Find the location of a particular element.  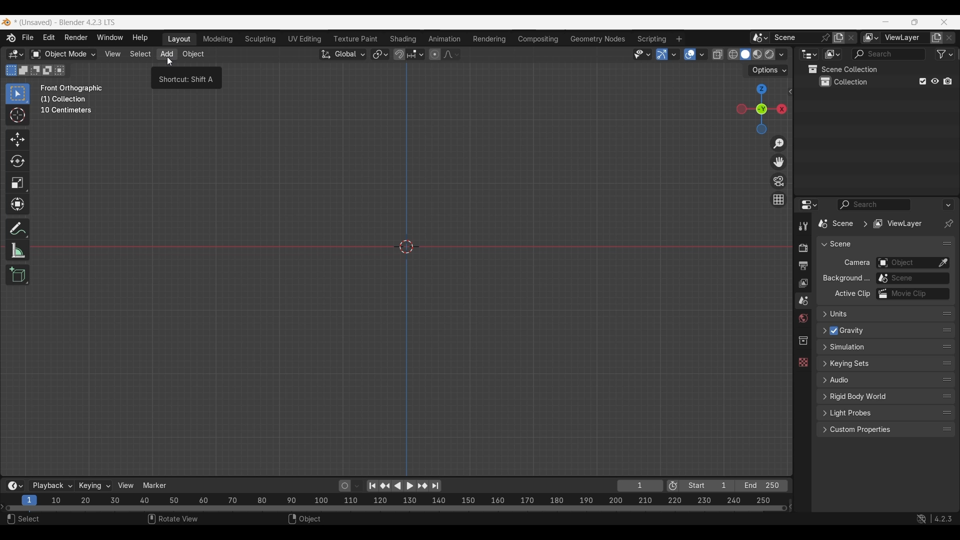

Shading is located at coordinates (781, 54).